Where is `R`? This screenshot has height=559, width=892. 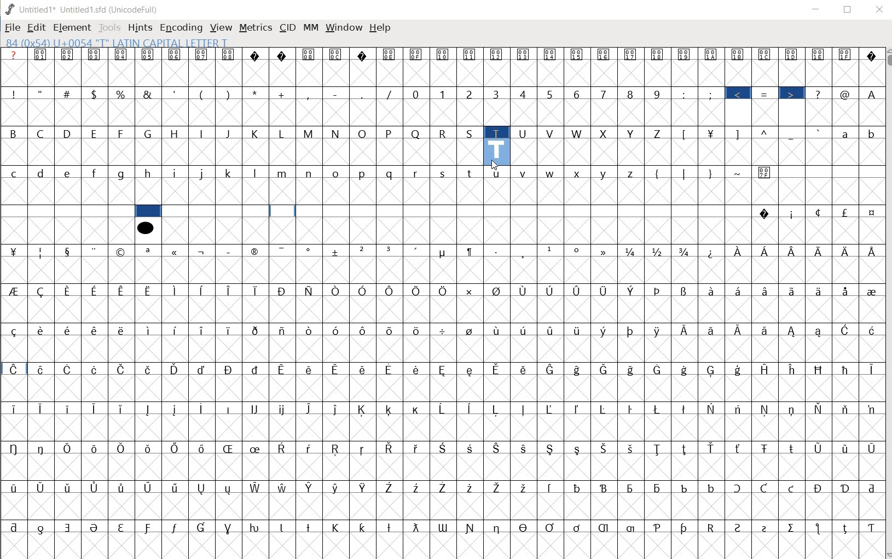
R is located at coordinates (444, 133).